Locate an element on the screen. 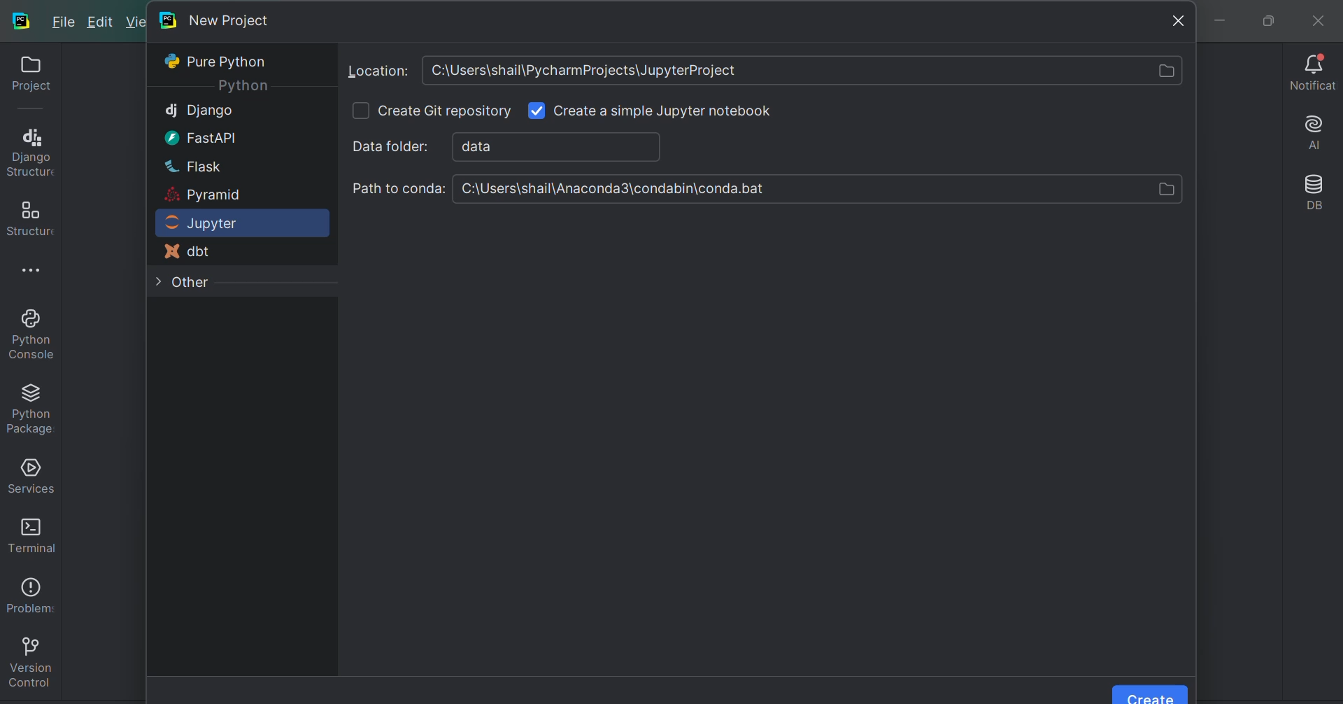  Pyramid is located at coordinates (204, 196).